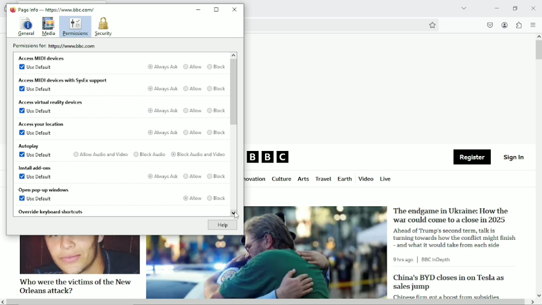  What do you see at coordinates (216, 176) in the screenshot?
I see `Block` at bounding box center [216, 176].